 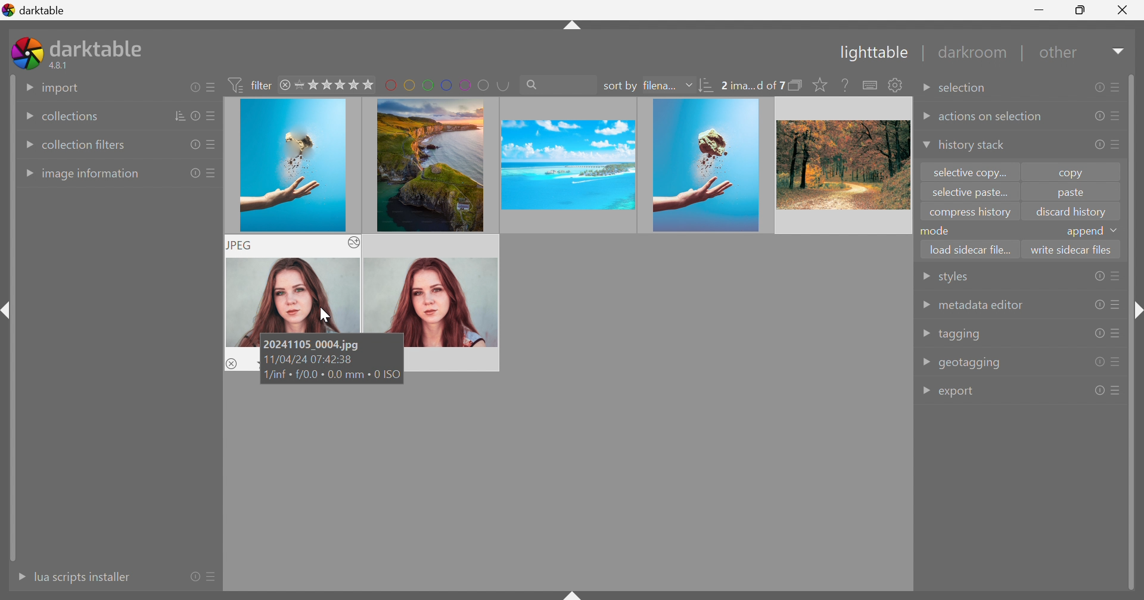 I want to click on copy, so click(x=1077, y=172).